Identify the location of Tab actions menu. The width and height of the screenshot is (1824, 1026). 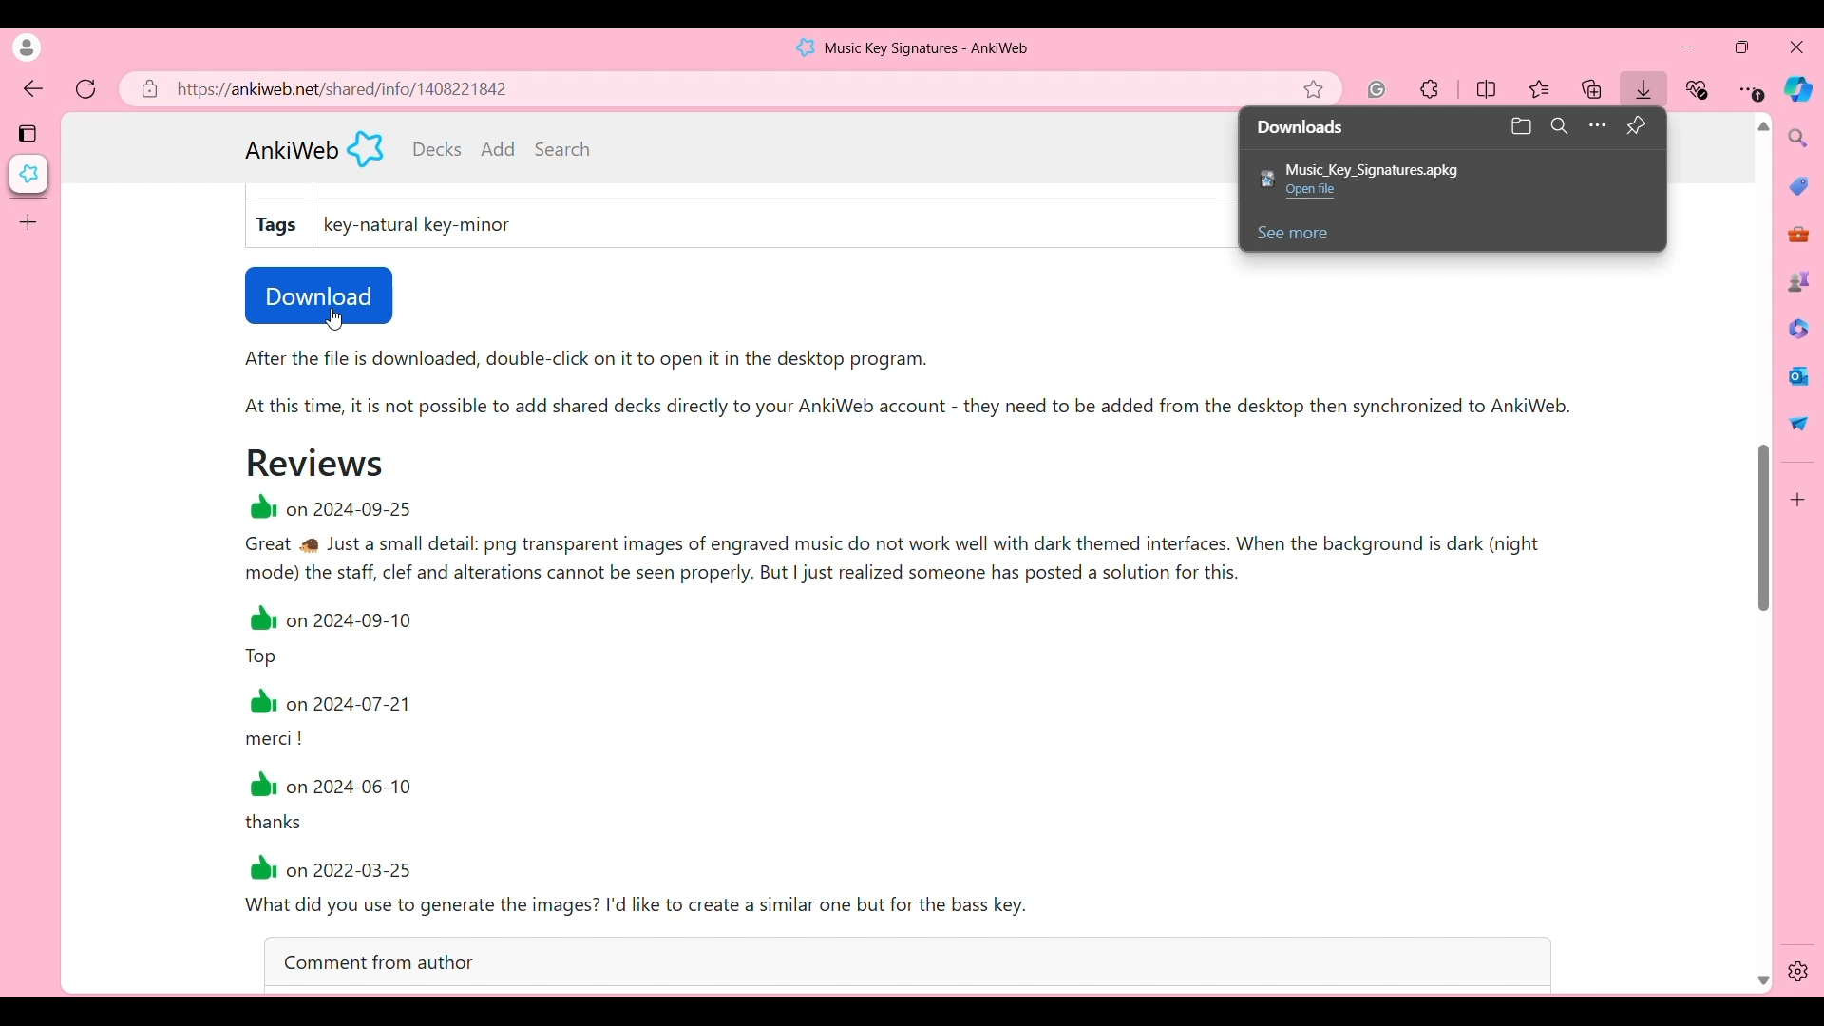
(29, 132).